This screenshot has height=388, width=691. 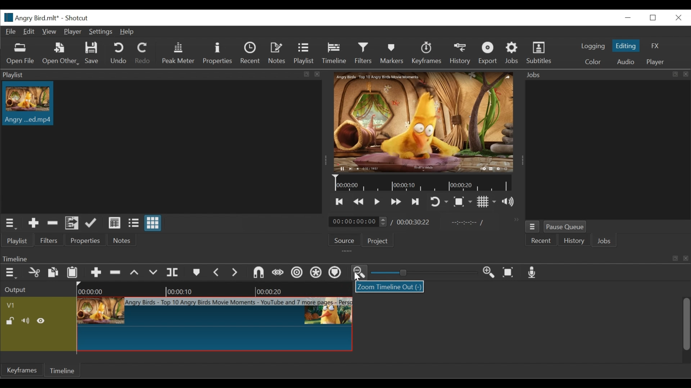 I want to click on Timeline Panel, so click(x=344, y=258).